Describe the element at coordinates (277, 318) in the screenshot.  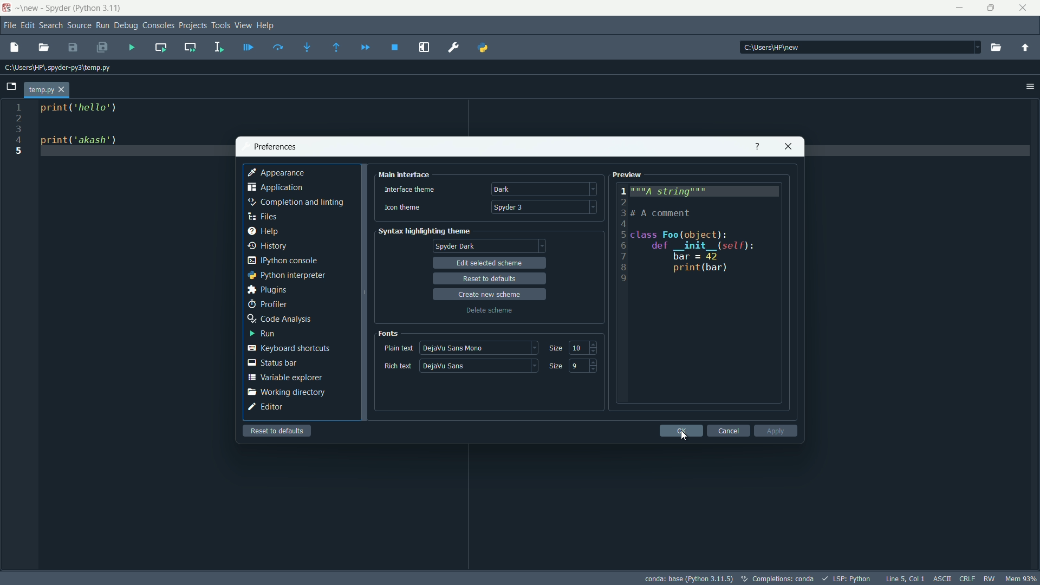
I see `code analysis` at that location.